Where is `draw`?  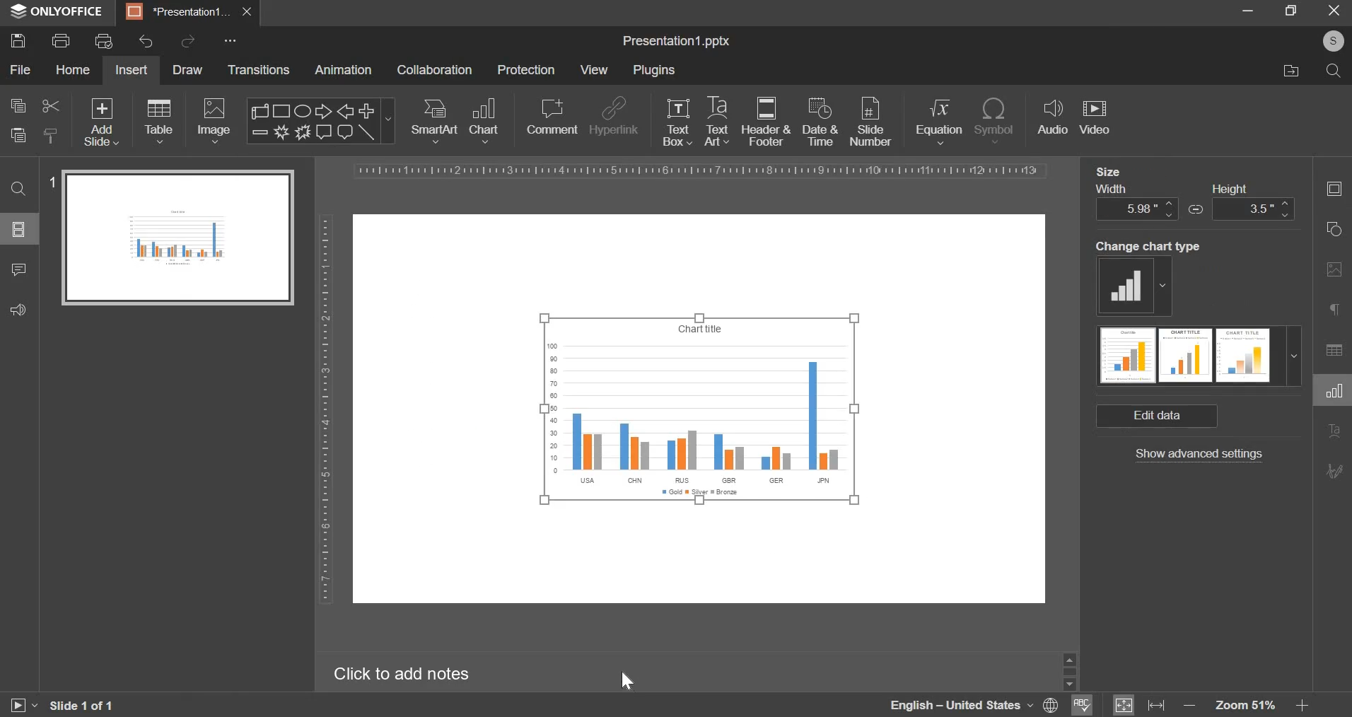 draw is located at coordinates (187, 70).